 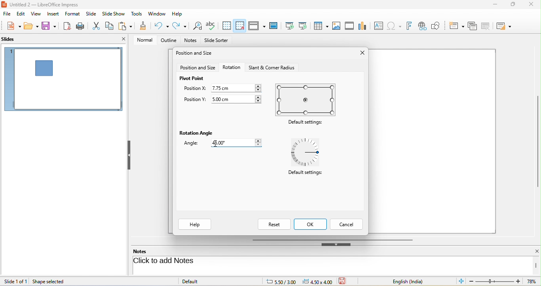 I want to click on default settings, so click(x=308, y=153).